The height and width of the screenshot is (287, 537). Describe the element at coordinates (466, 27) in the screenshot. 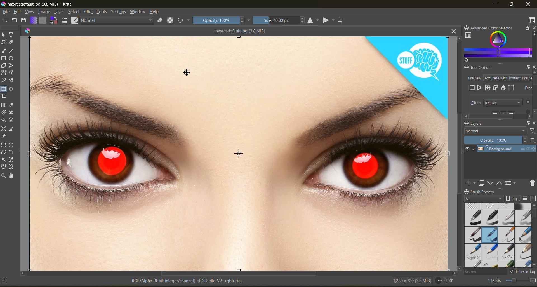

I see `lock docker` at that location.